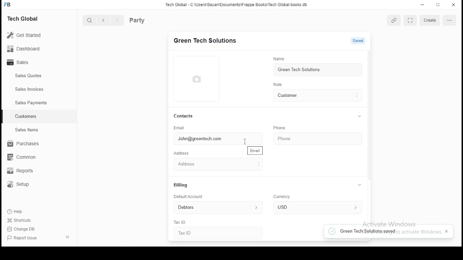 This screenshot has width=463, height=260. What do you see at coordinates (316, 95) in the screenshot?
I see `customer` at bounding box center [316, 95].